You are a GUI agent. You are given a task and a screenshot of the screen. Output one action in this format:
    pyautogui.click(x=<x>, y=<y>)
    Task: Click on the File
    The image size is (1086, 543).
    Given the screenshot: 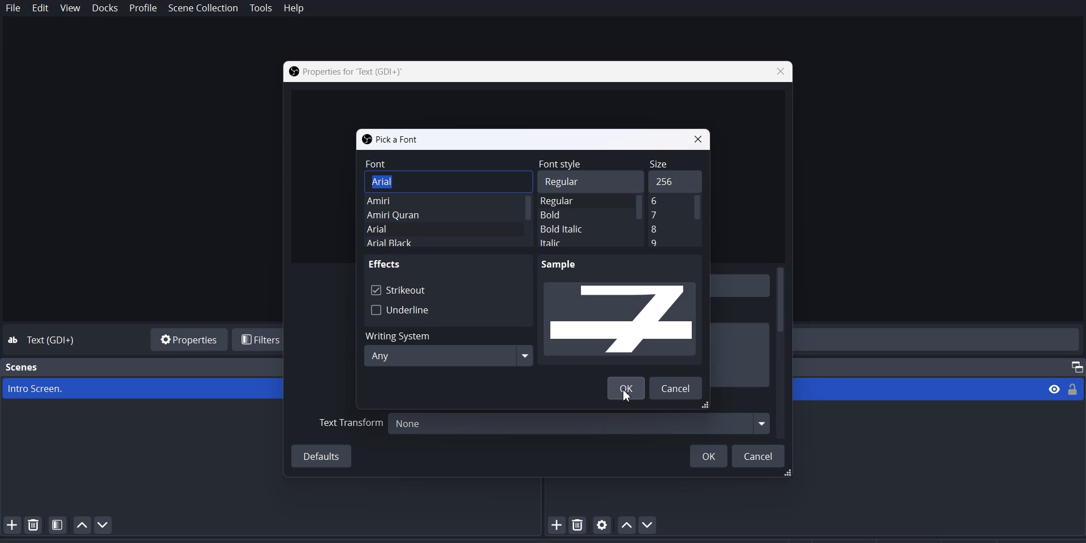 What is the action you would take?
    pyautogui.click(x=14, y=8)
    